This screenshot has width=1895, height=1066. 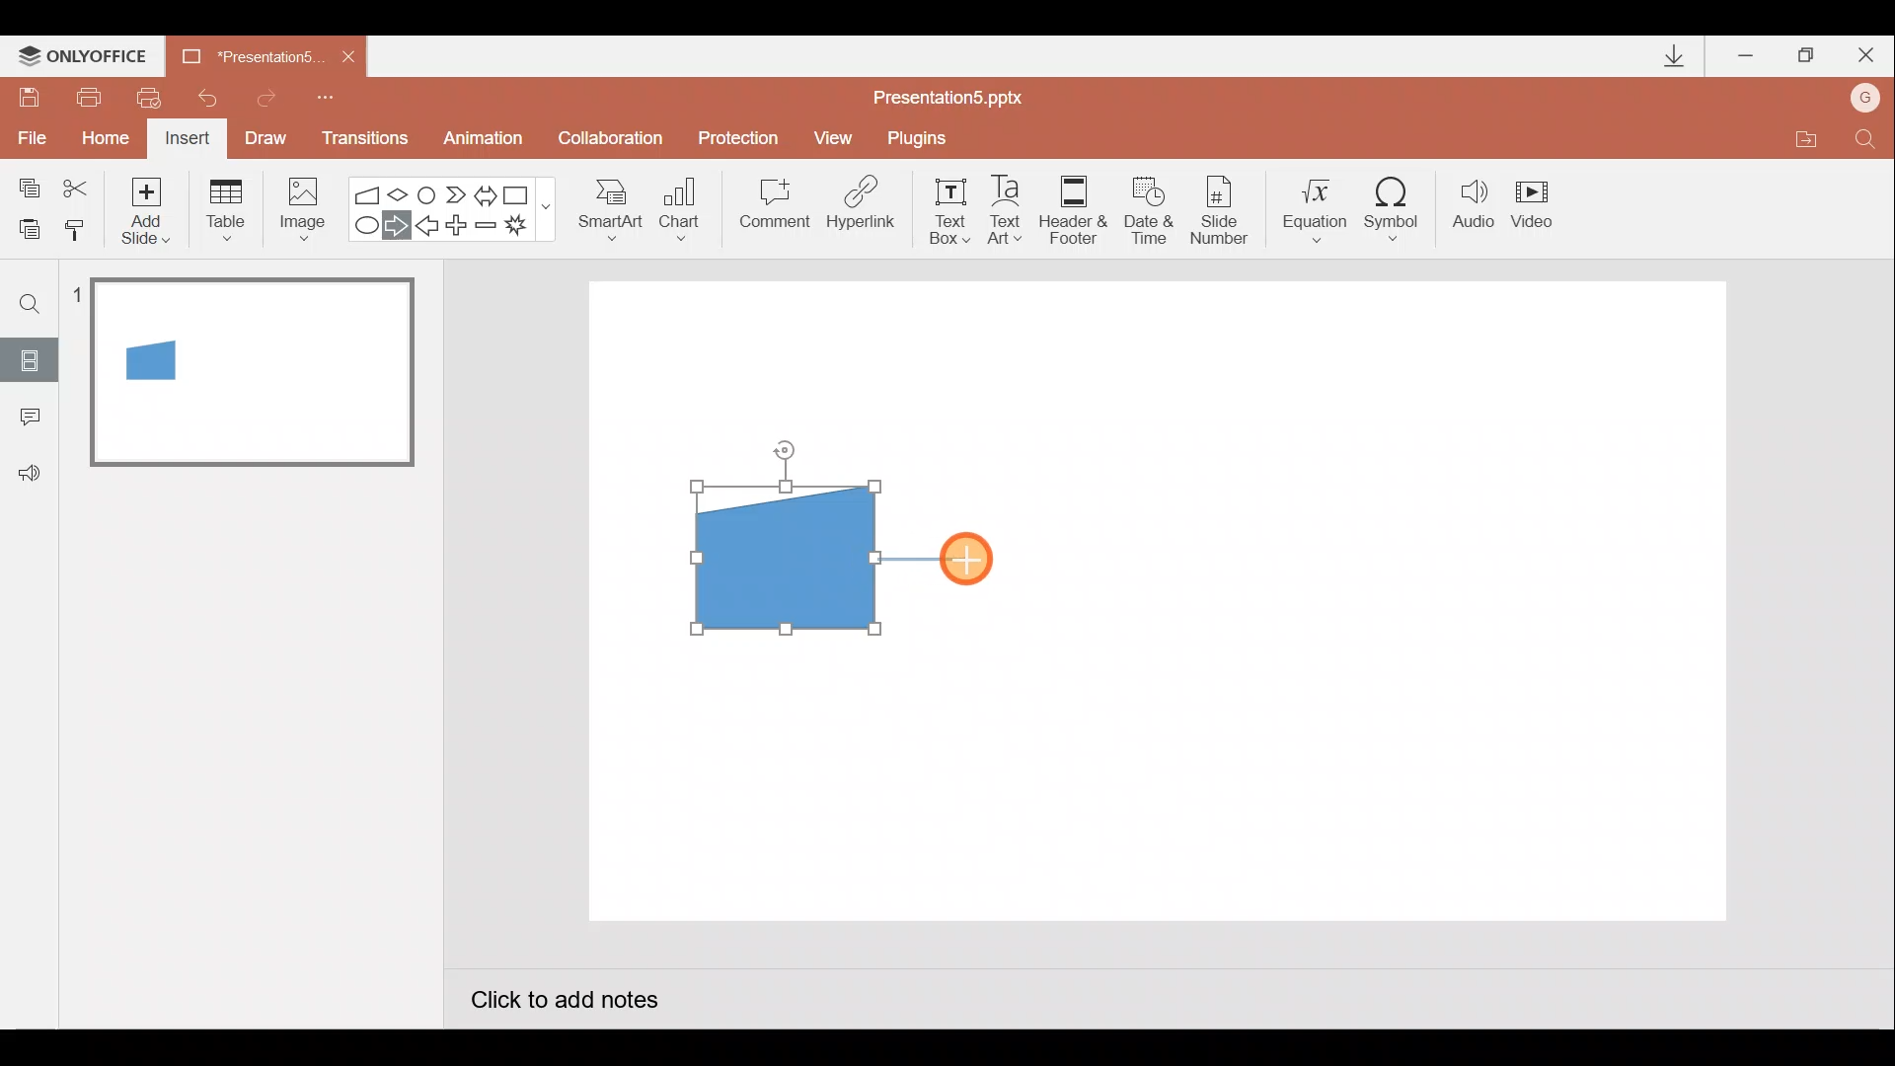 What do you see at coordinates (326, 95) in the screenshot?
I see `Customize quick access toolbar` at bounding box center [326, 95].